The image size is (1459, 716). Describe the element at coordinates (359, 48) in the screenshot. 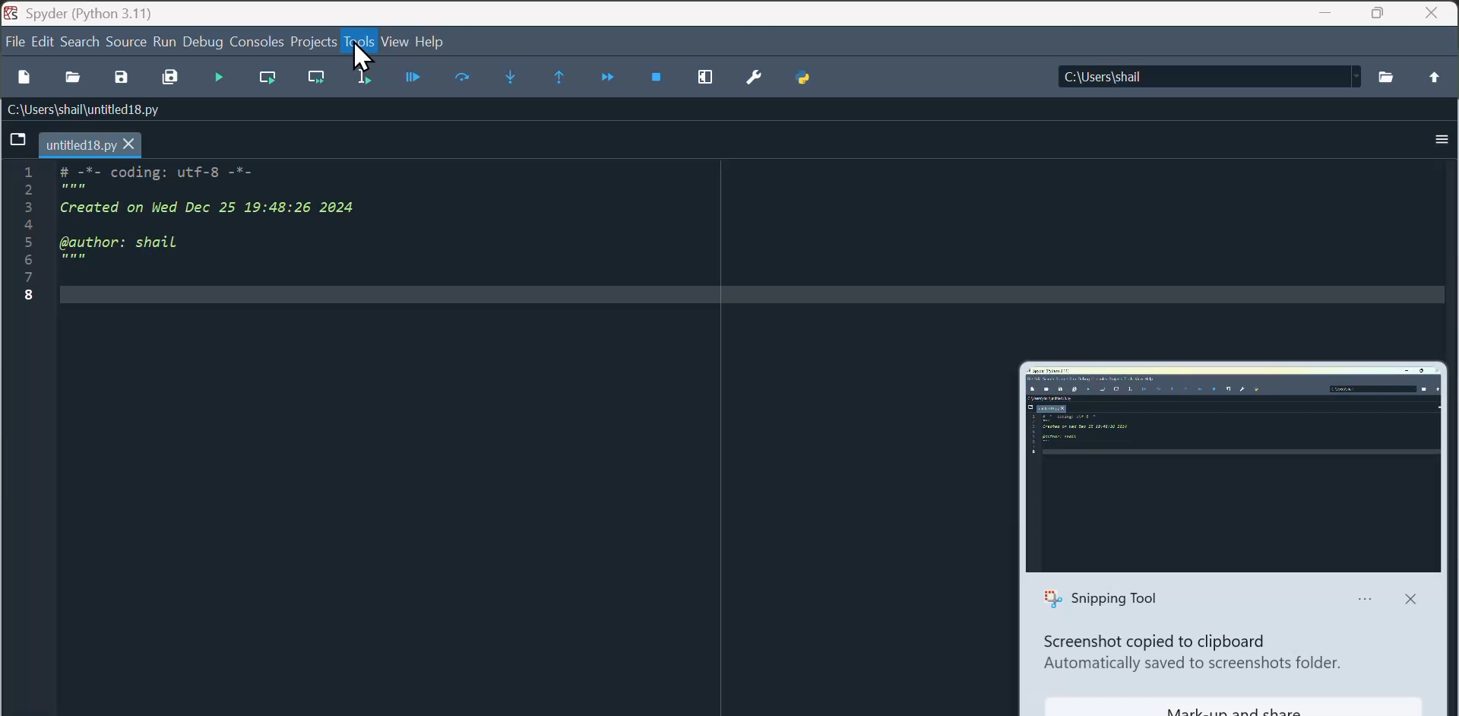

I see `Tools` at that location.